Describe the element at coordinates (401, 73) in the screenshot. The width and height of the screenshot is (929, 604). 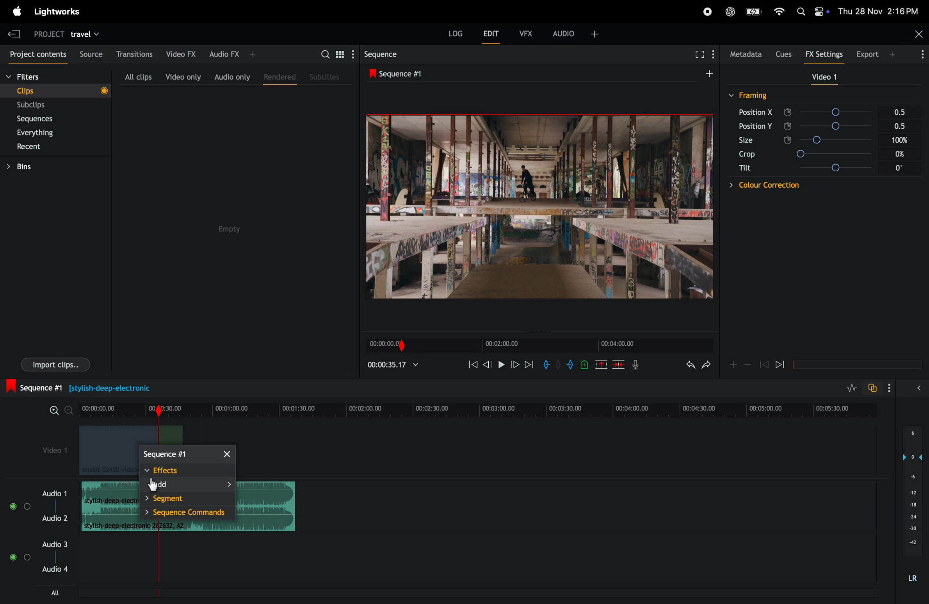
I see `sequence` at that location.